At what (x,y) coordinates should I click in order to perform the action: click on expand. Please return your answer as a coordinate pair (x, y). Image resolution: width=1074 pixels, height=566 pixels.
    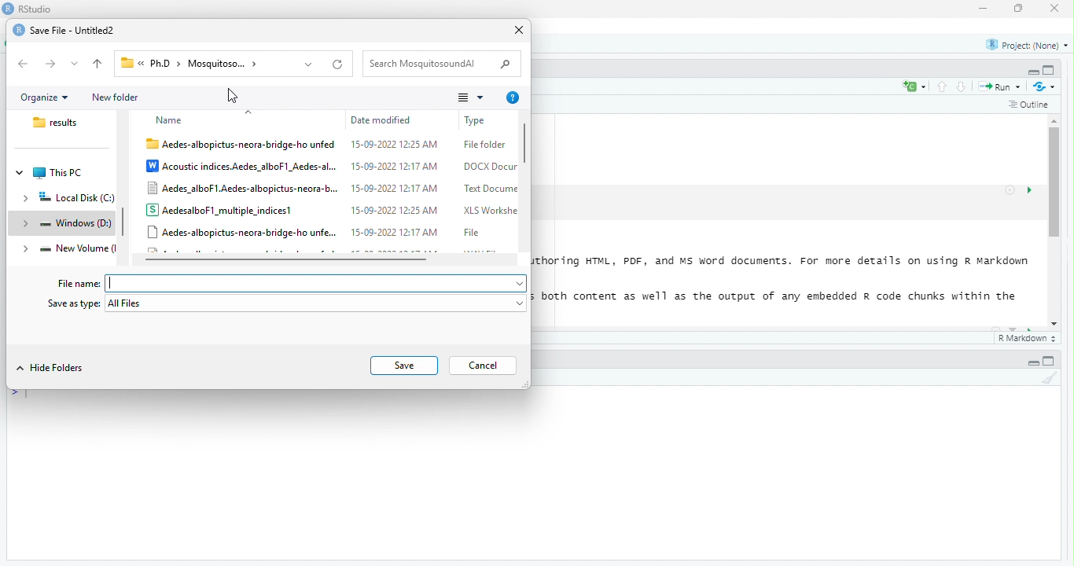
    Looking at the image, I should click on (26, 200).